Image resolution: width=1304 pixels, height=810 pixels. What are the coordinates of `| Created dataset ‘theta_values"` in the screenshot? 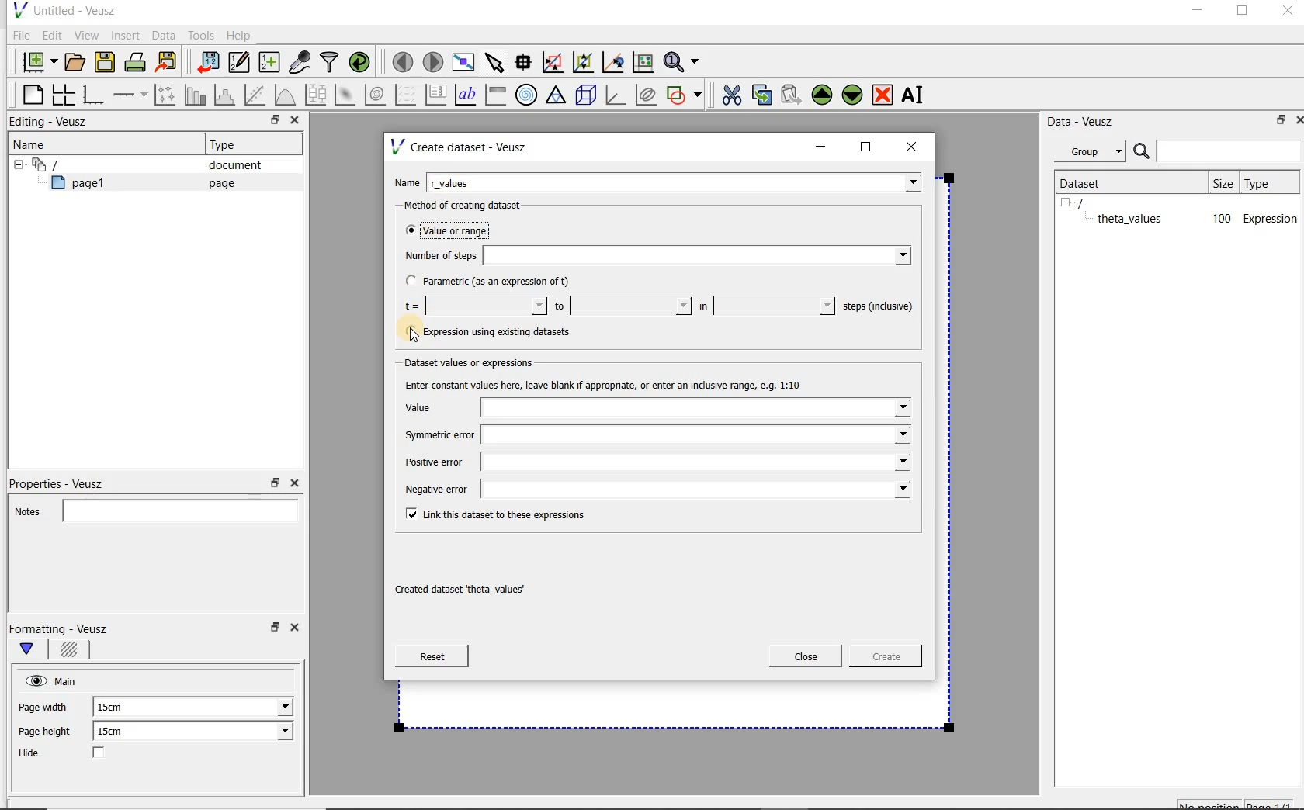 It's located at (477, 590).